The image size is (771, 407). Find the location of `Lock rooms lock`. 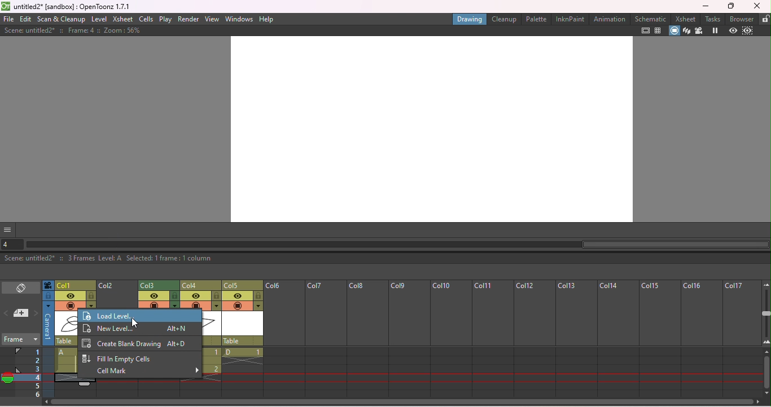

Lock rooms lock is located at coordinates (765, 19).